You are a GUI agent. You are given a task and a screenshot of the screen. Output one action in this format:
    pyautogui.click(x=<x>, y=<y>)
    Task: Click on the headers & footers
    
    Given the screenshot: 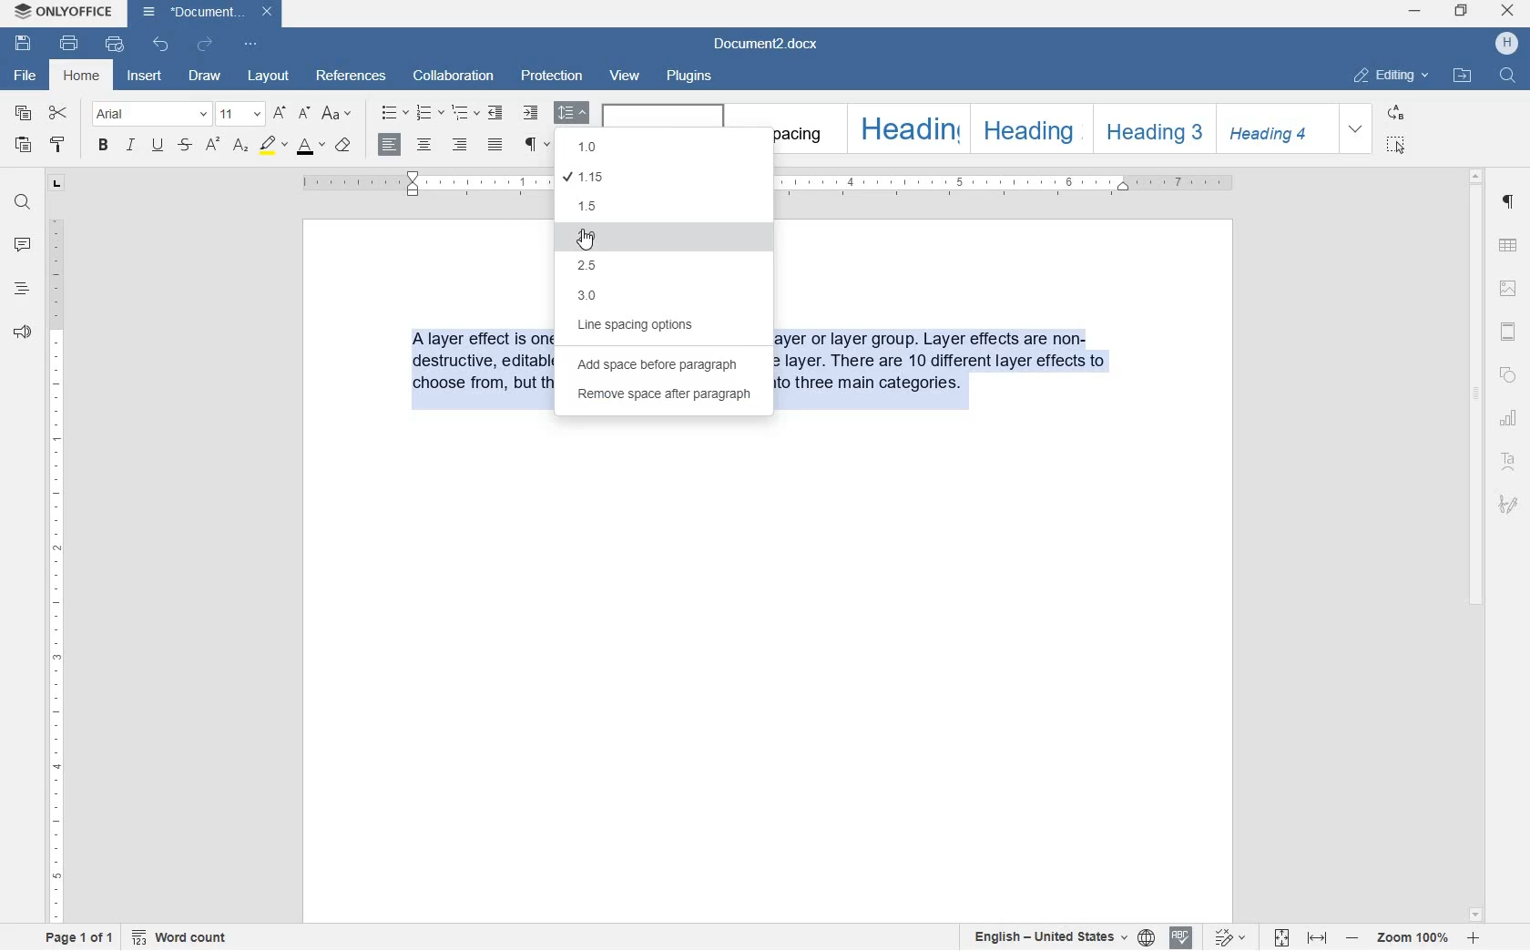 What is the action you would take?
    pyautogui.click(x=1509, y=331)
    